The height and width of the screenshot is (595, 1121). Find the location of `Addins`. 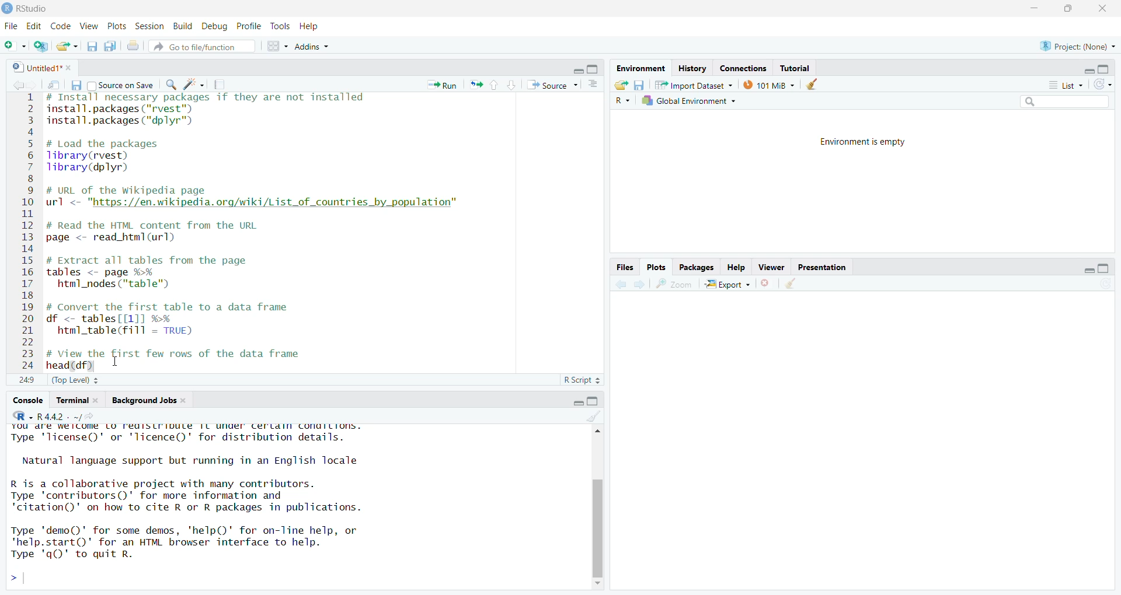

Addins is located at coordinates (312, 45).